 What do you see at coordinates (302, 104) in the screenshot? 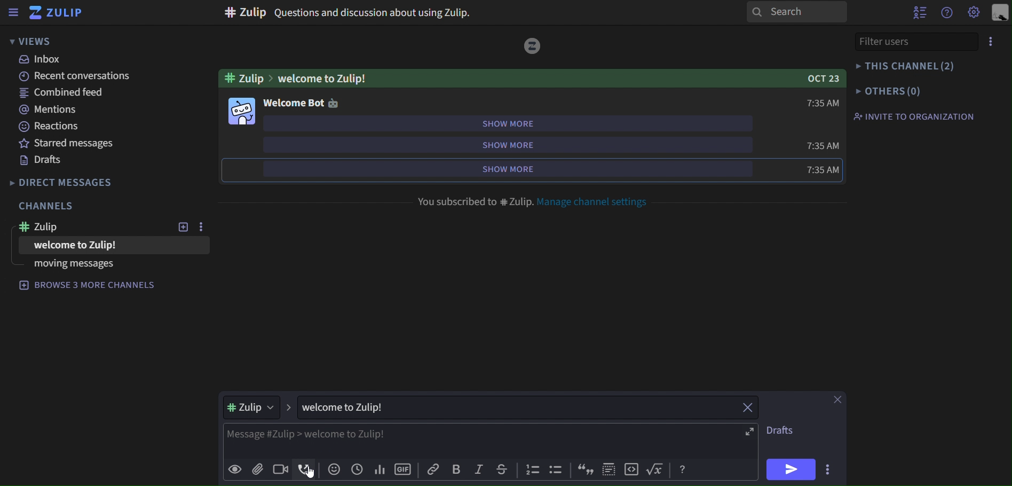
I see `welcome bot` at bounding box center [302, 104].